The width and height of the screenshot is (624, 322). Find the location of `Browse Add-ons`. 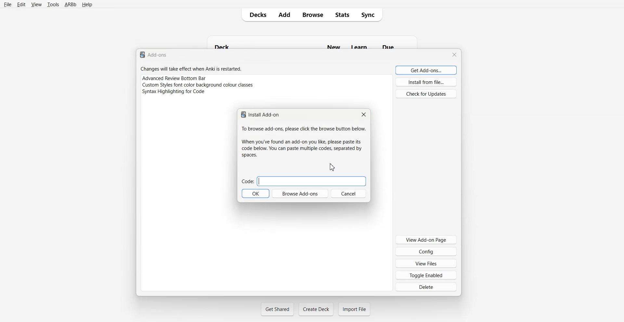

Browse Add-ons is located at coordinates (300, 193).